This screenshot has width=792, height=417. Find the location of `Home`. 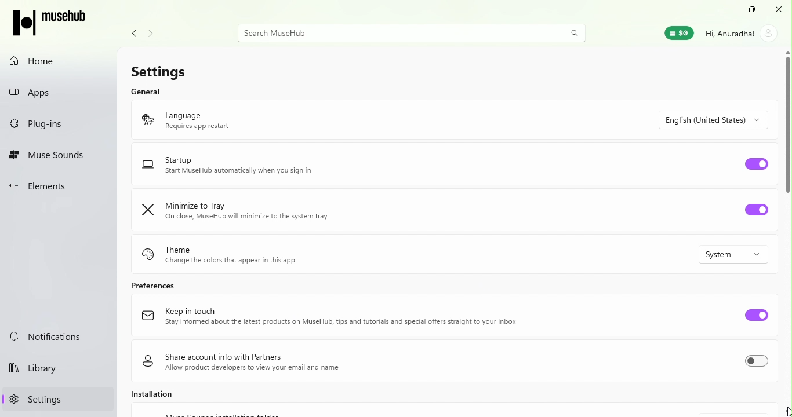

Home is located at coordinates (58, 61).